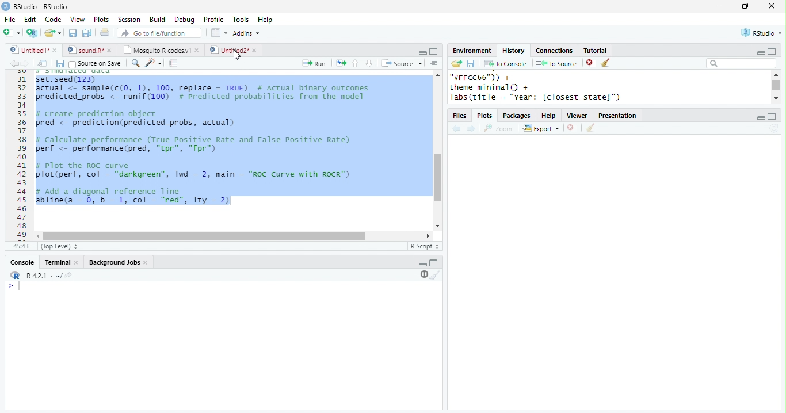  I want to click on close, so click(147, 263).